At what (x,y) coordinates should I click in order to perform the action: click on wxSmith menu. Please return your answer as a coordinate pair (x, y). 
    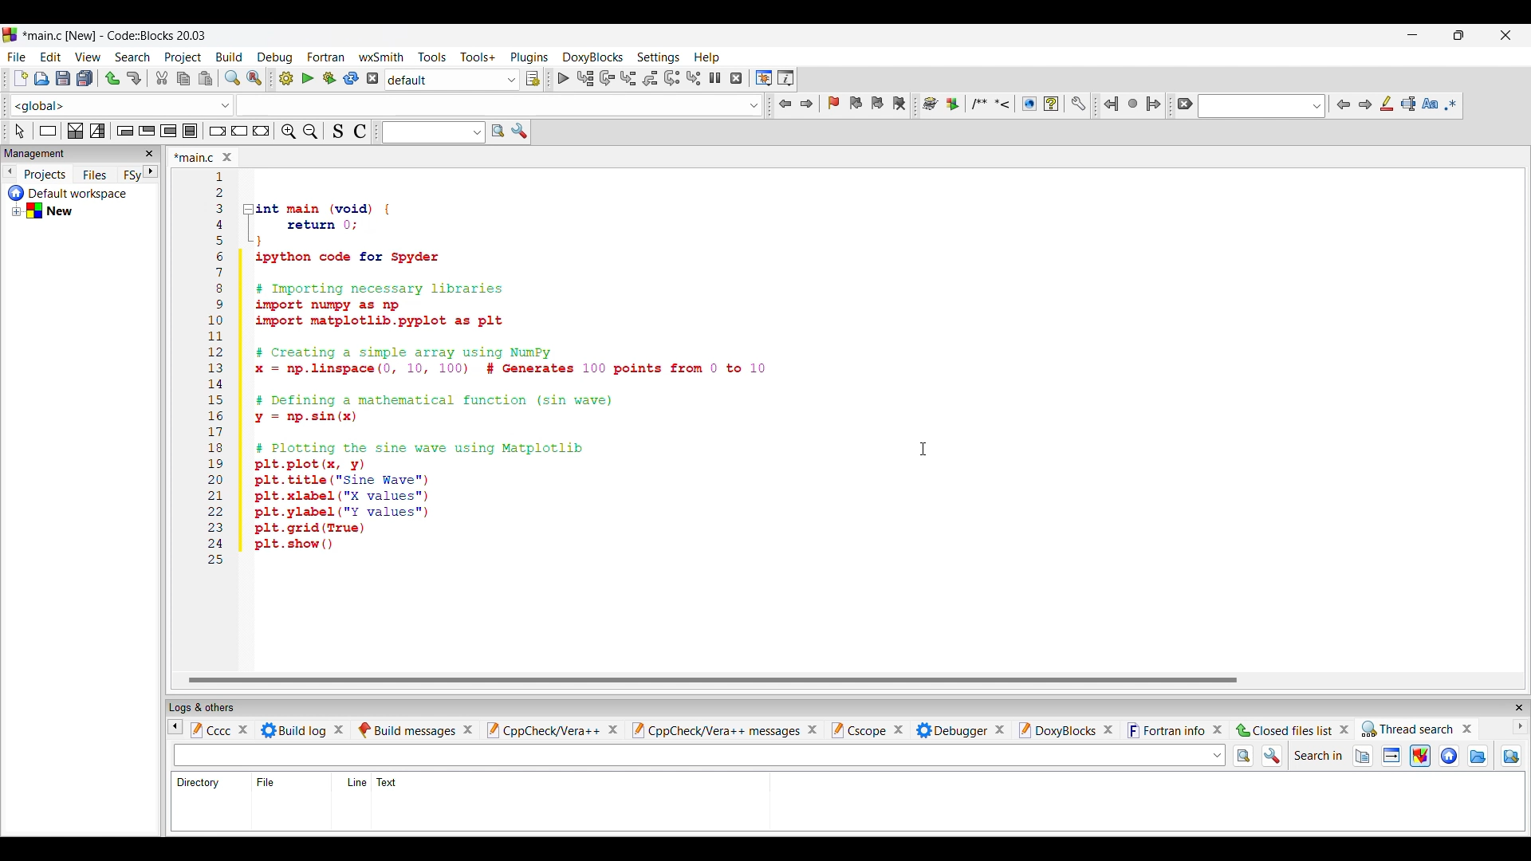
    Looking at the image, I should click on (379, 56).